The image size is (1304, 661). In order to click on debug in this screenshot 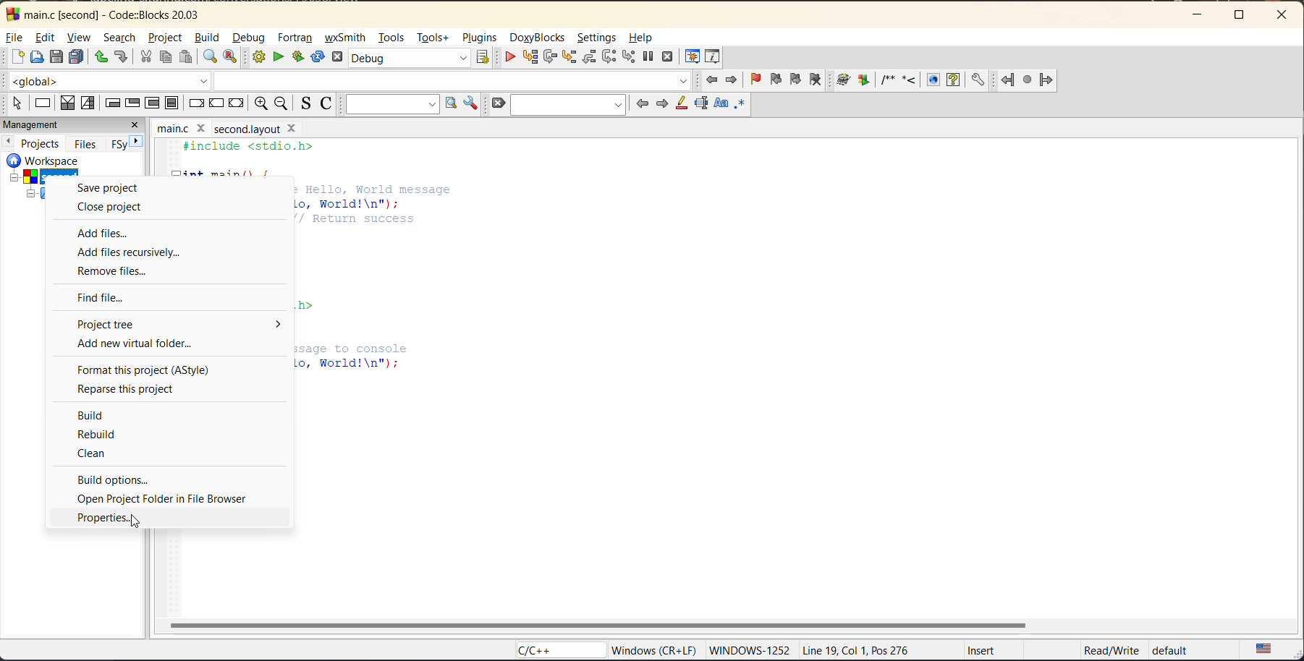, I will do `click(250, 38)`.